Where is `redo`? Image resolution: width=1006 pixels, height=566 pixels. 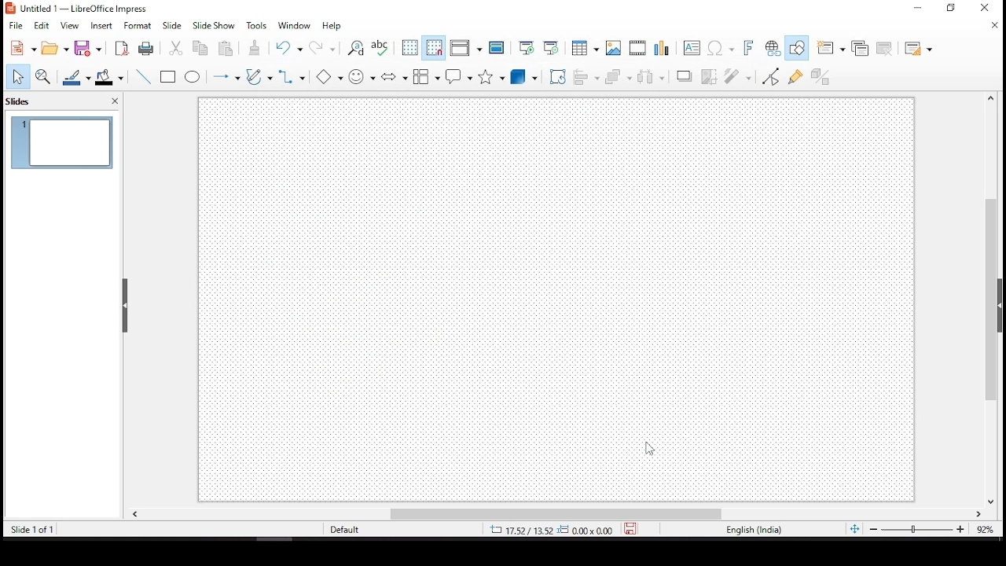 redo is located at coordinates (324, 49).